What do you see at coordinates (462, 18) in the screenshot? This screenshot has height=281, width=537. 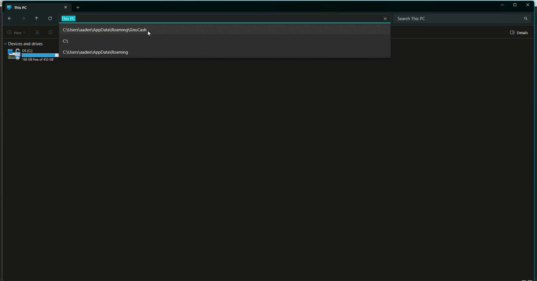 I see `Search bar` at bounding box center [462, 18].